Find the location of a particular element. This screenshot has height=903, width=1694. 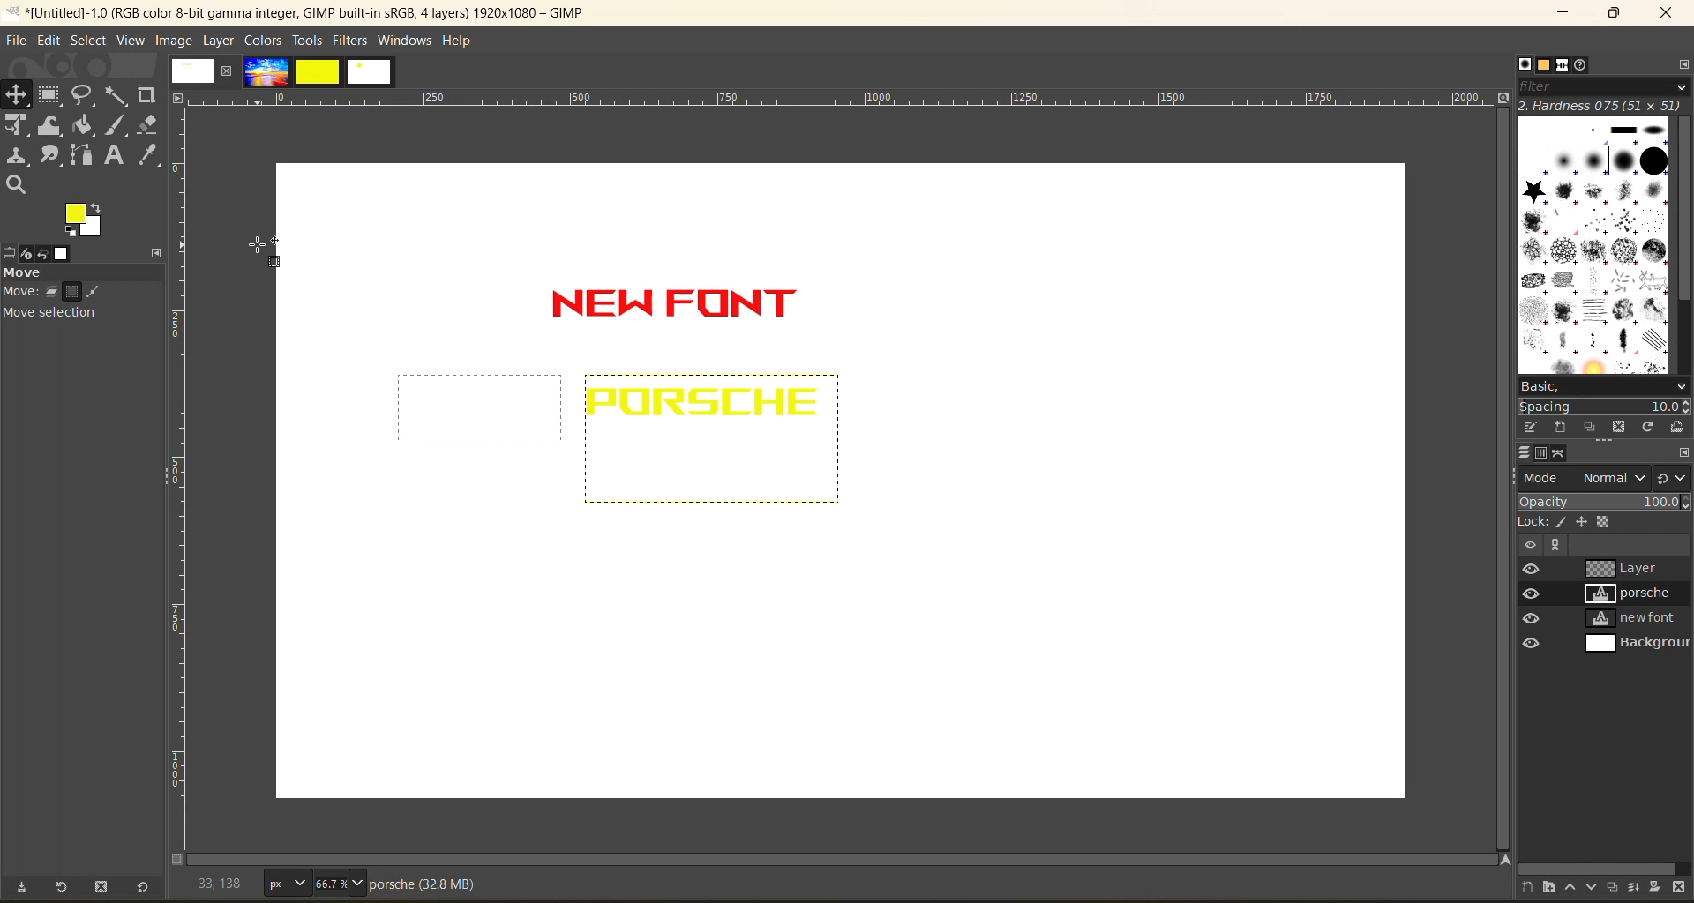

edit this brush is located at coordinates (1522, 427).